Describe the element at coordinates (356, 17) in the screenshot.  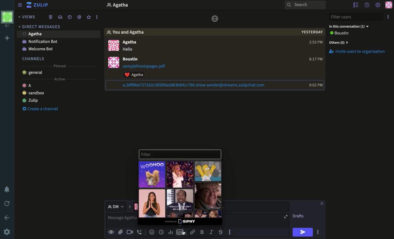
I see `Filter users` at that location.